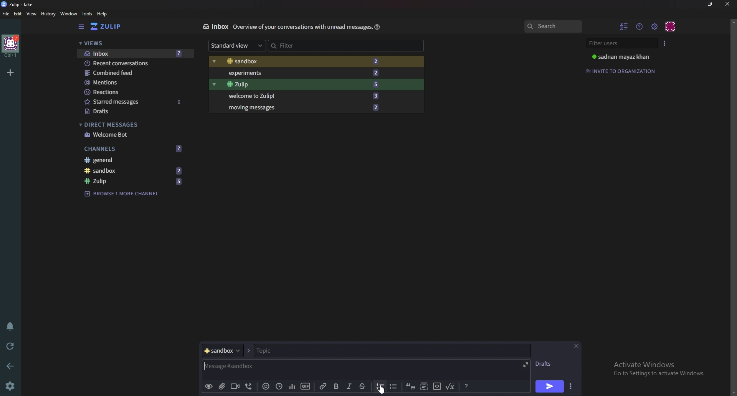 Image resolution: width=737 pixels, height=396 pixels. Describe the element at coordinates (131, 125) in the screenshot. I see `Direct messages` at that location.